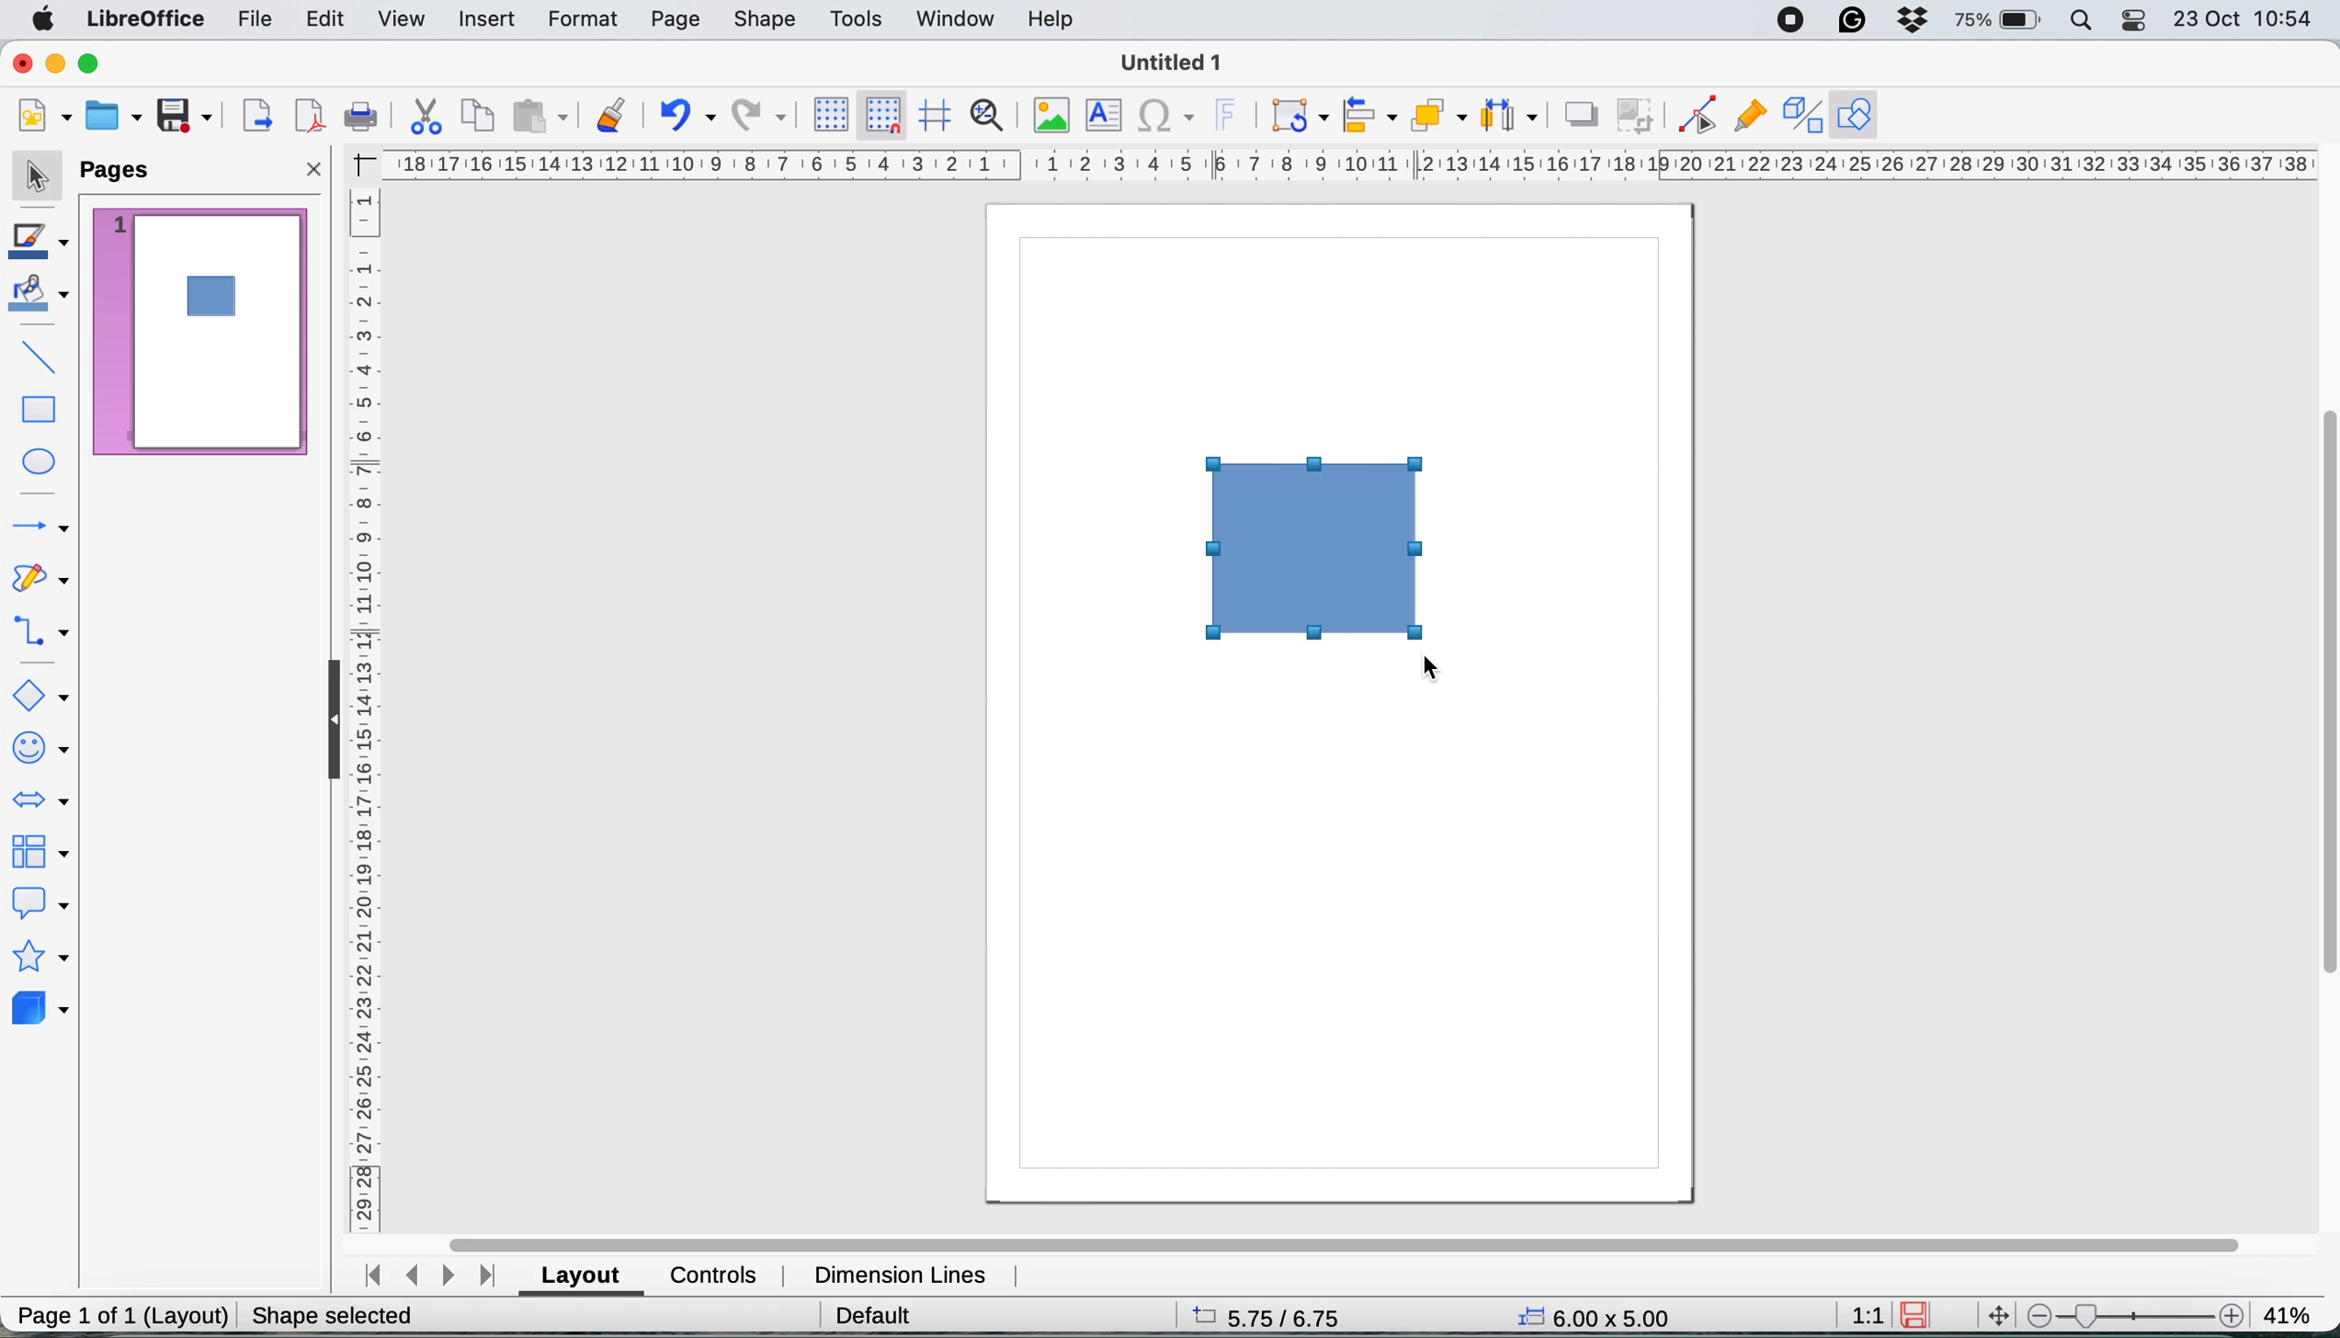  I want to click on cursor, so click(1443, 672).